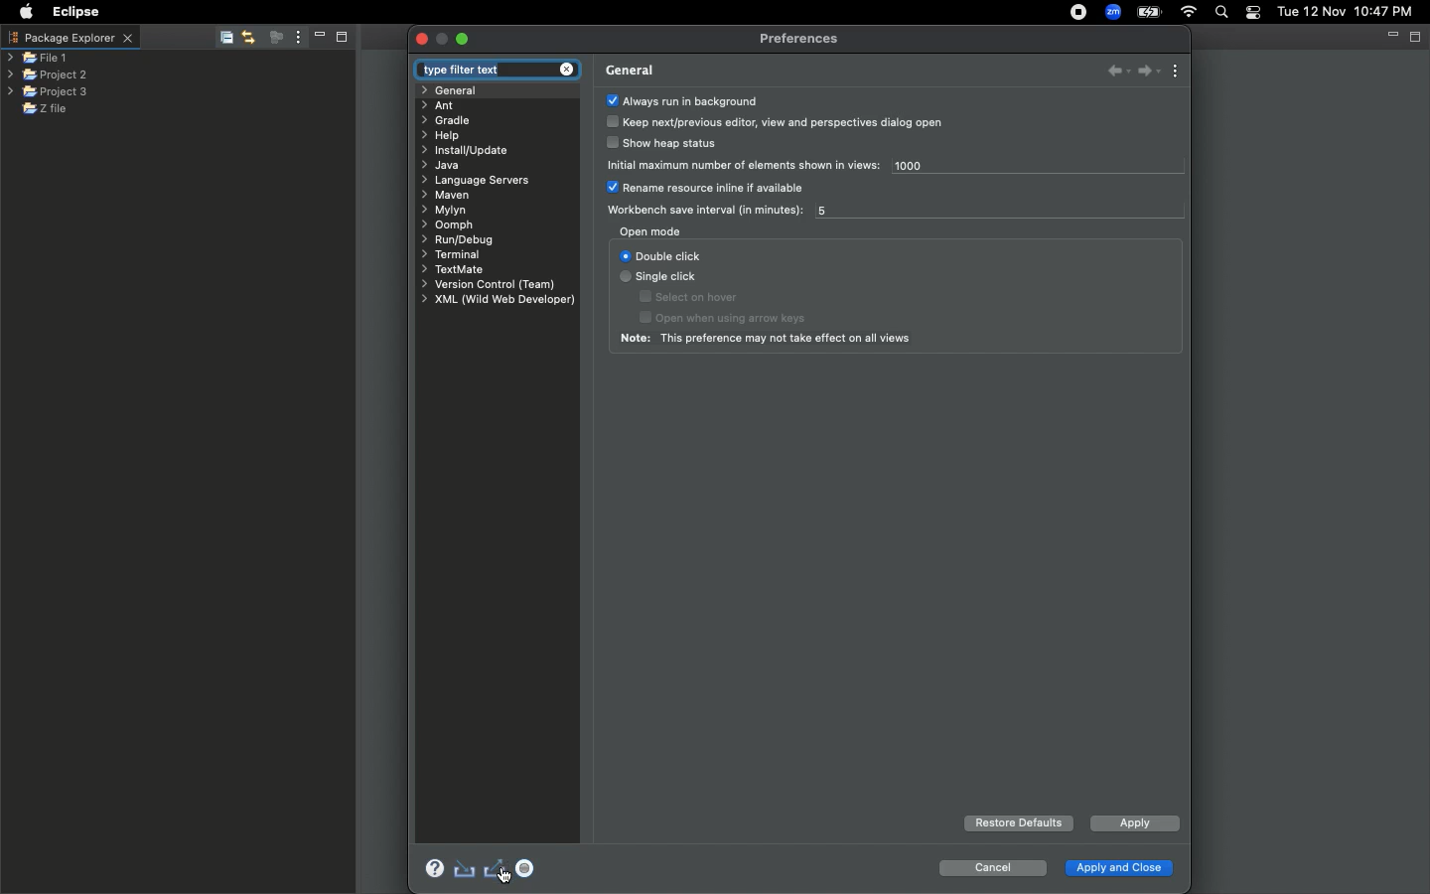 Image resolution: width=1430 pixels, height=894 pixels. Describe the element at coordinates (482, 181) in the screenshot. I see `Language servers` at that location.